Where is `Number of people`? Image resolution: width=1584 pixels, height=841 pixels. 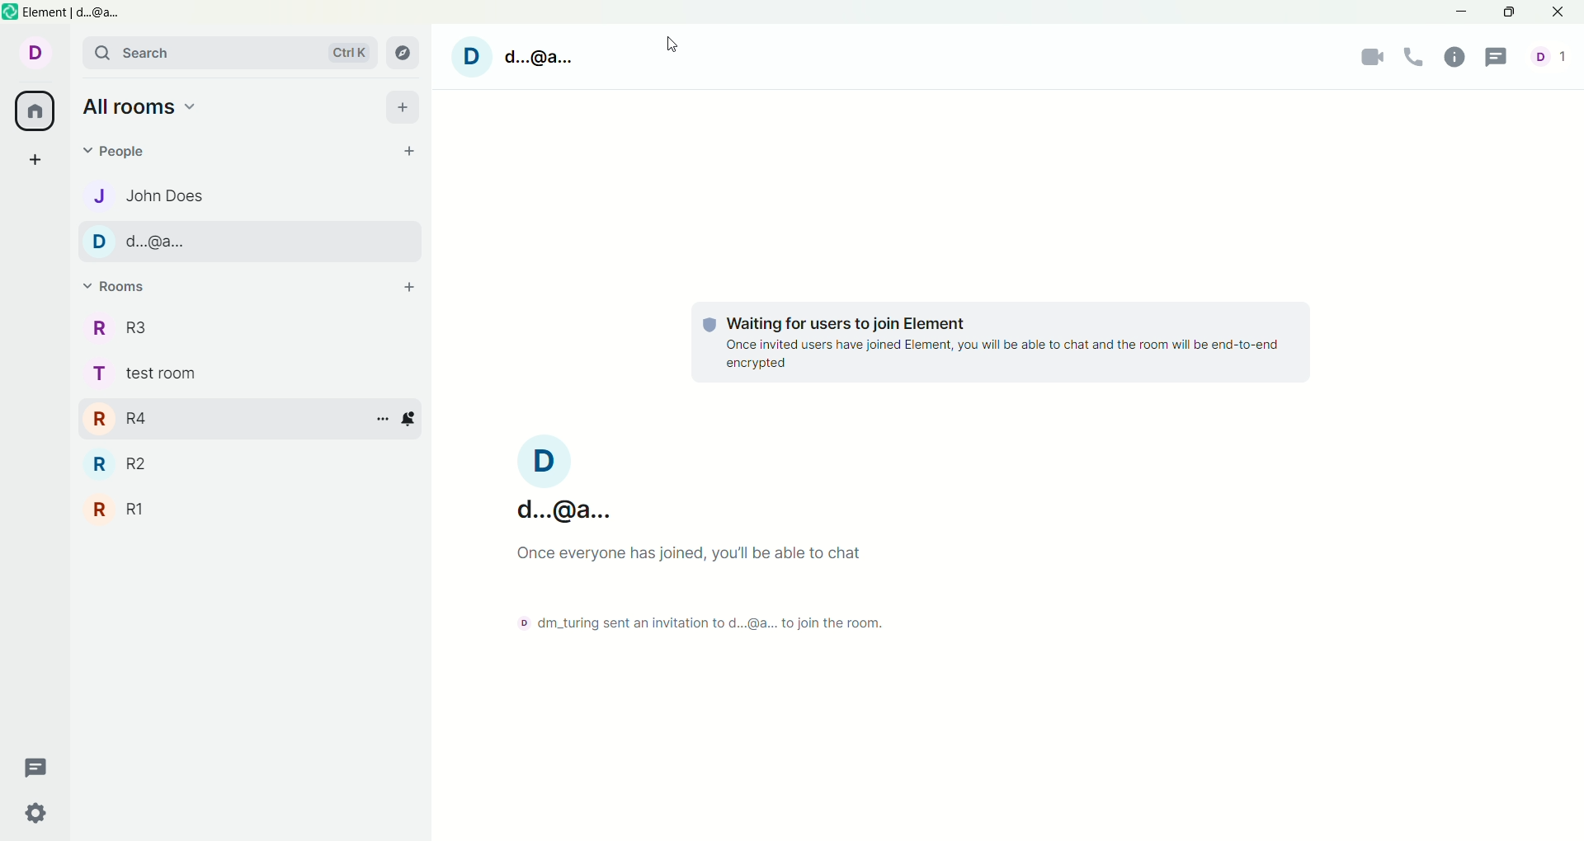 Number of people is located at coordinates (1555, 56).